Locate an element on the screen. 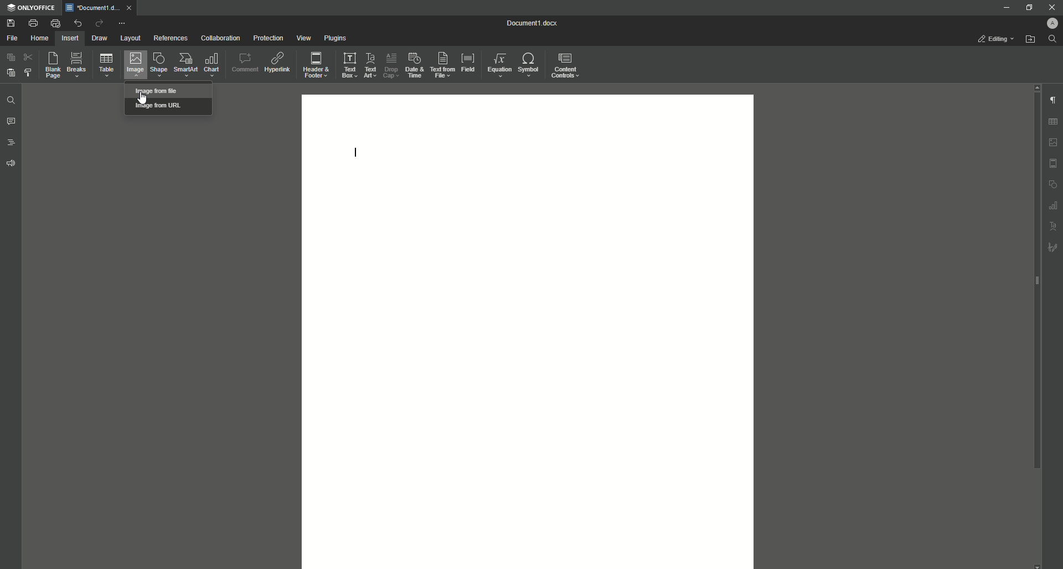  Scroll Up is located at coordinates (1034, 87).